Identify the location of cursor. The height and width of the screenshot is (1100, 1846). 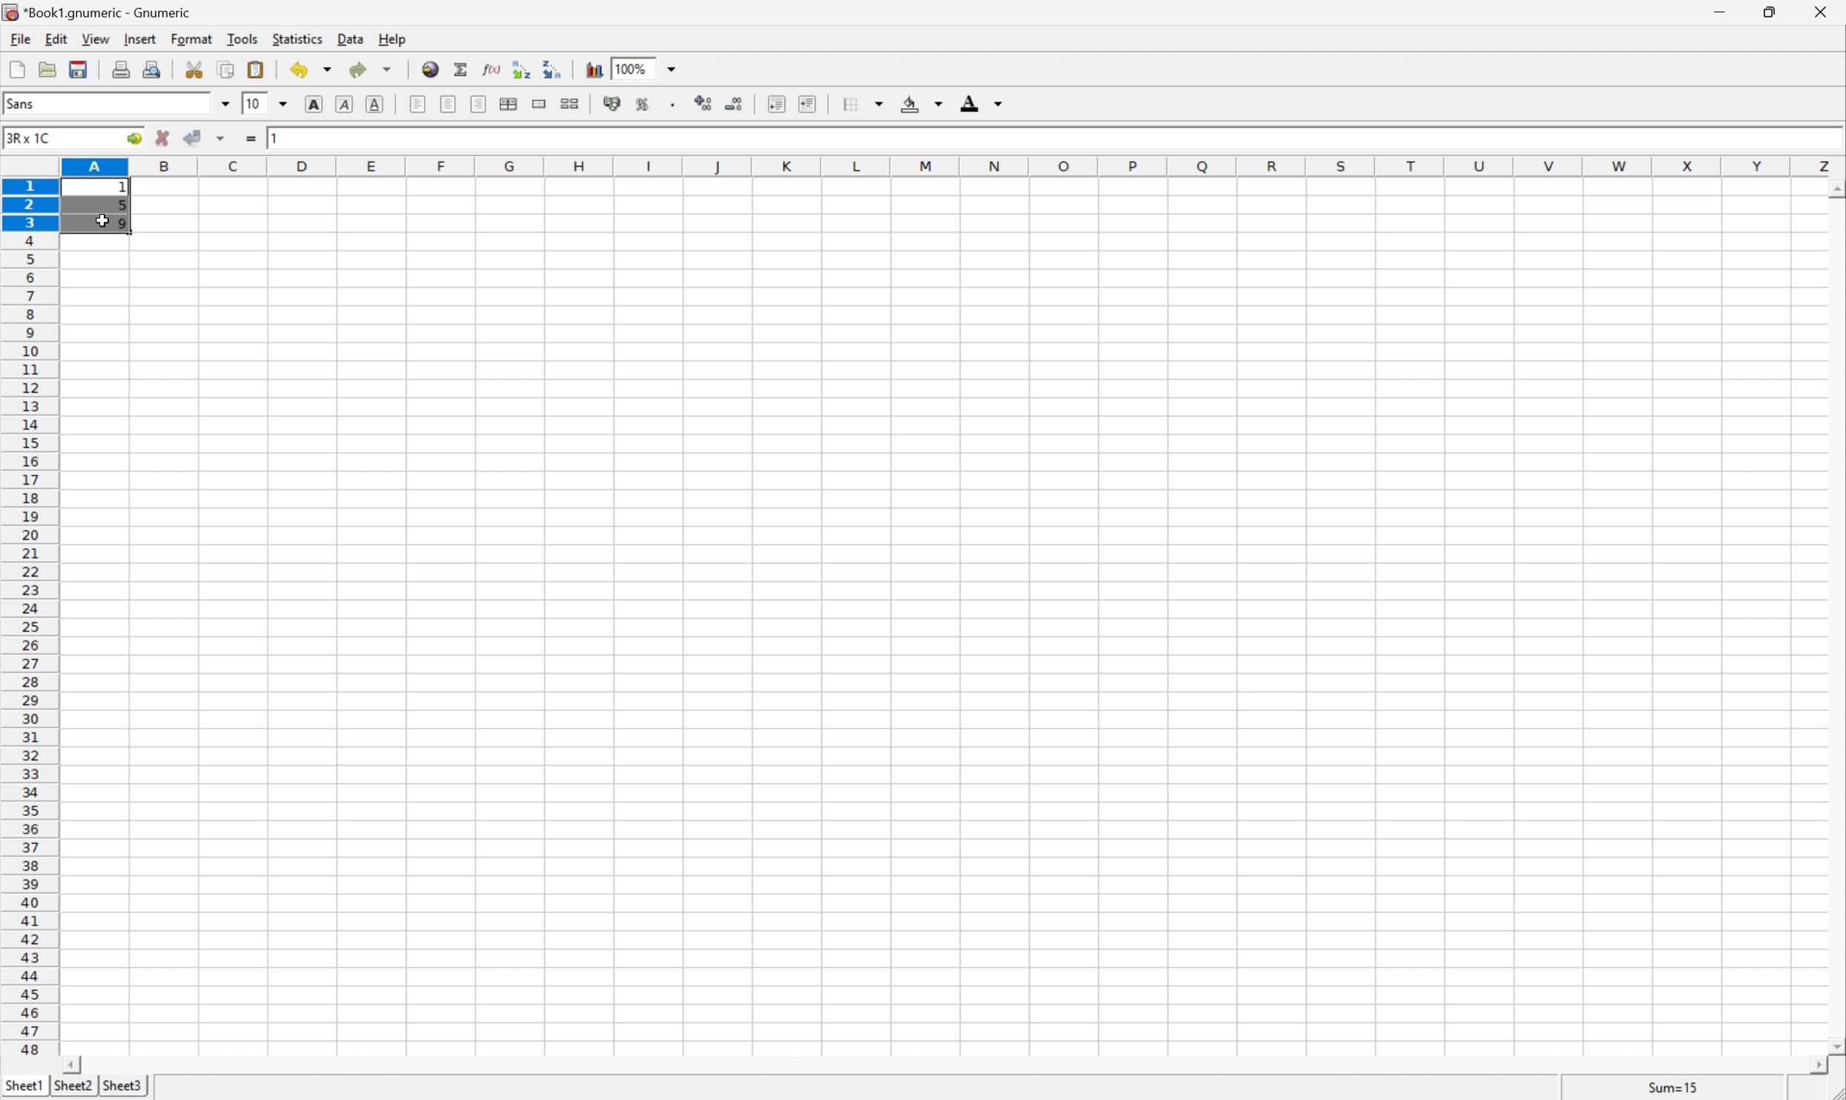
(101, 222).